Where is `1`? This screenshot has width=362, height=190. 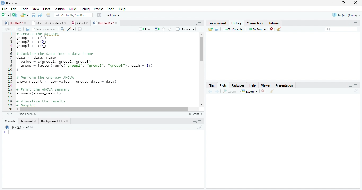
1 is located at coordinates (10, 71).